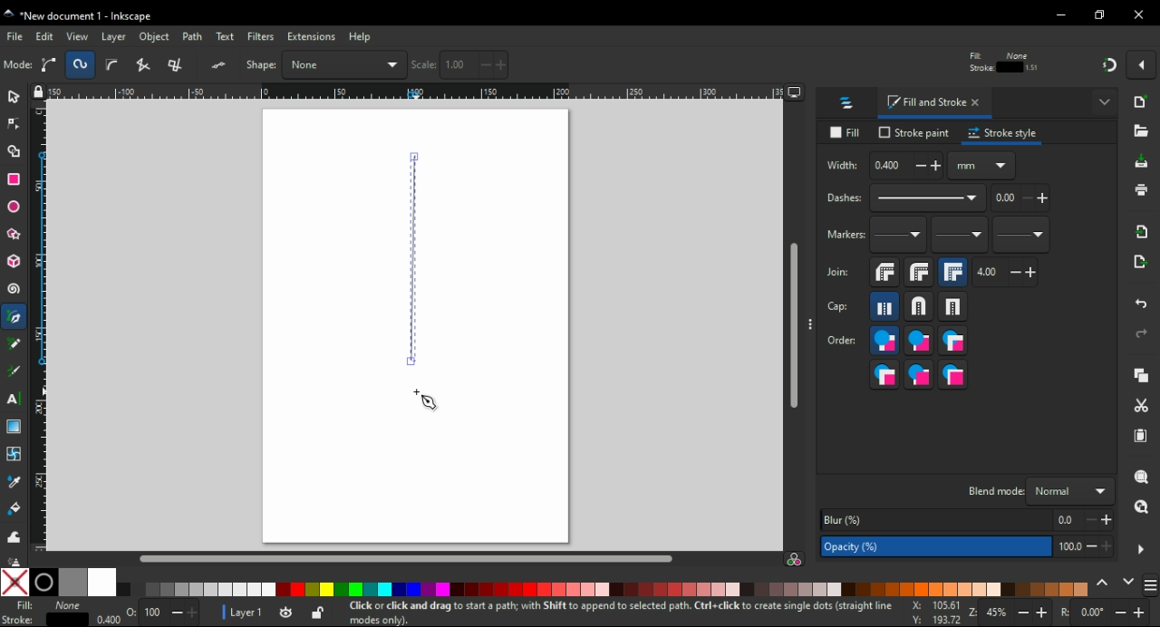  I want to click on Ruler, so click(409, 93).